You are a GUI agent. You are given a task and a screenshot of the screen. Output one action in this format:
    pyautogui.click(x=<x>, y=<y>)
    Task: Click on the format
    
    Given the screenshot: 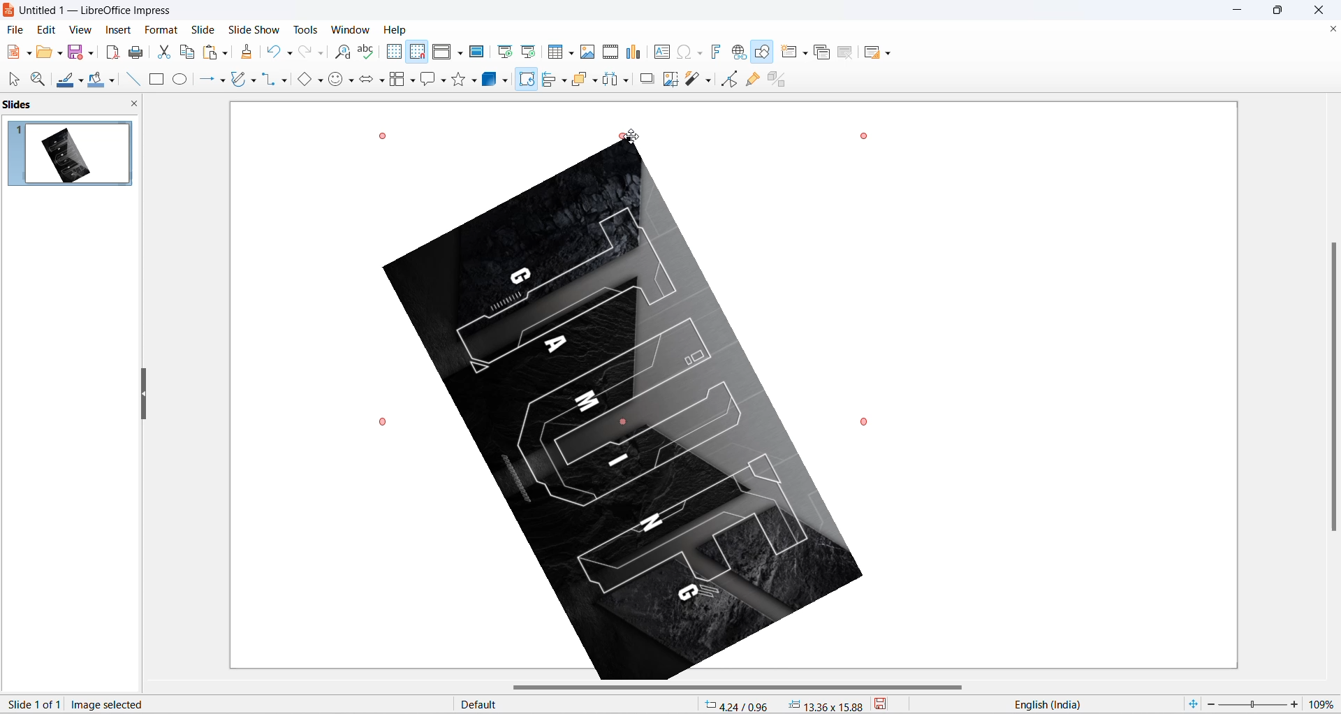 What is the action you would take?
    pyautogui.click(x=159, y=31)
    